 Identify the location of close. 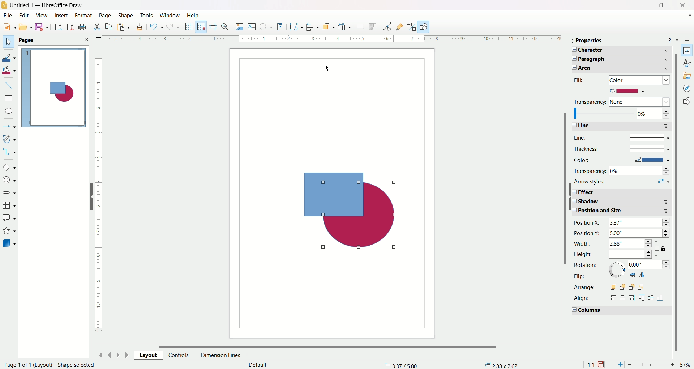
(688, 16).